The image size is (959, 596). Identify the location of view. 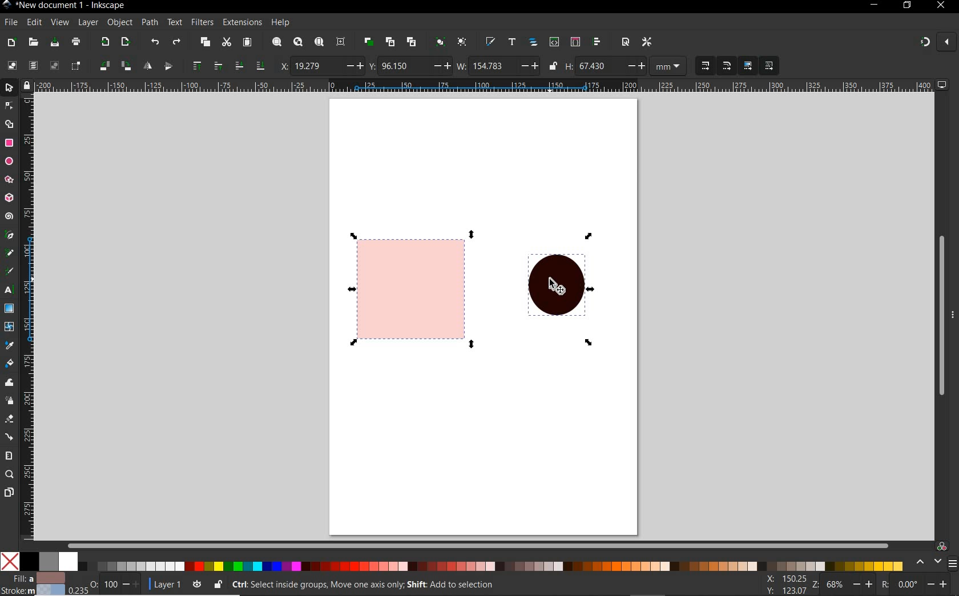
(59, 21).